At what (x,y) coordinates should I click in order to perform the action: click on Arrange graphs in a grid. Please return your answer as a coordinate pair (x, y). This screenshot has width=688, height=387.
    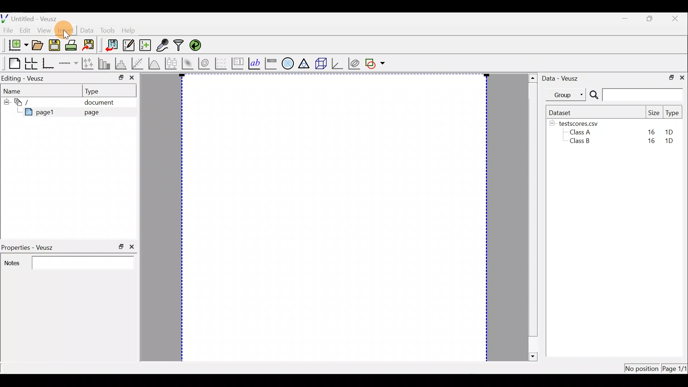
    Looking at the image, I should click on (32, 63).